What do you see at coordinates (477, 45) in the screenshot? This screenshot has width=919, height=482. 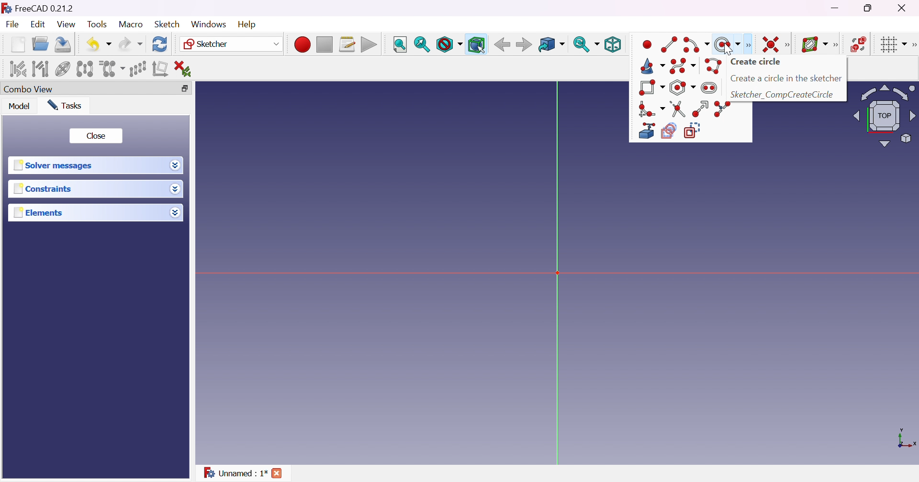 I see `Bounding box` at bounding box center [477, 45].